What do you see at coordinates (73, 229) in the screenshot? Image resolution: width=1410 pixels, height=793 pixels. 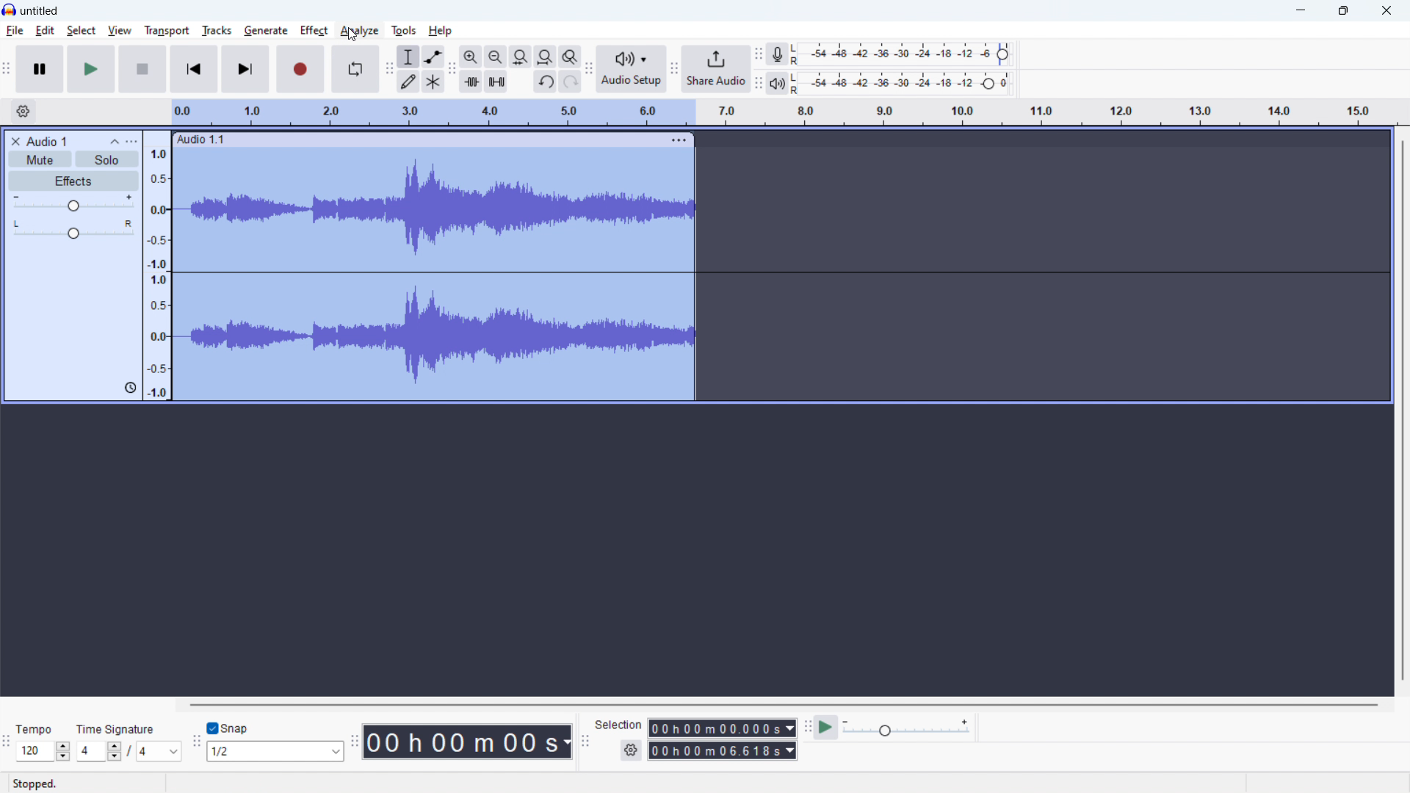 I see `pan` at bounding box center [73, 229].